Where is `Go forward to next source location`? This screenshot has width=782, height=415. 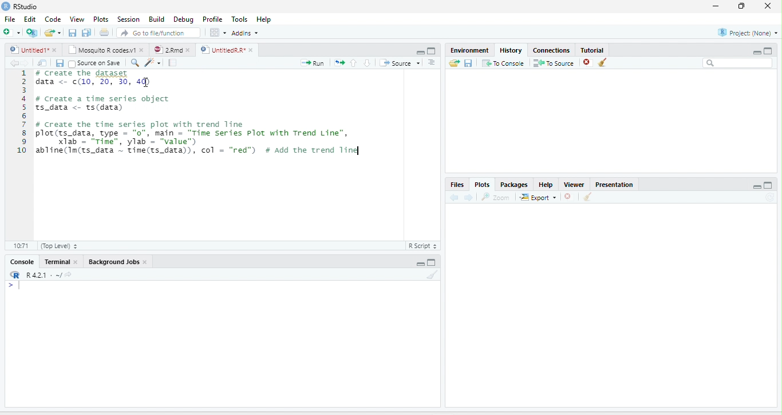
Go forward to next source location is located at coordinates (25, 63).